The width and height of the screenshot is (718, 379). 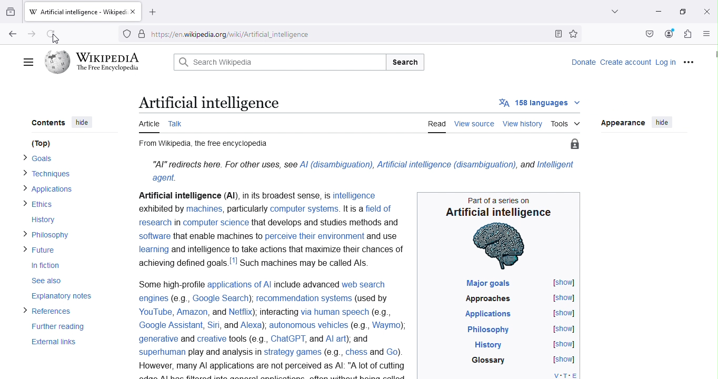 What do you see at coordinates (626, 62) in the screenshot?
I see `Create account` at bounding box center [626, 62].